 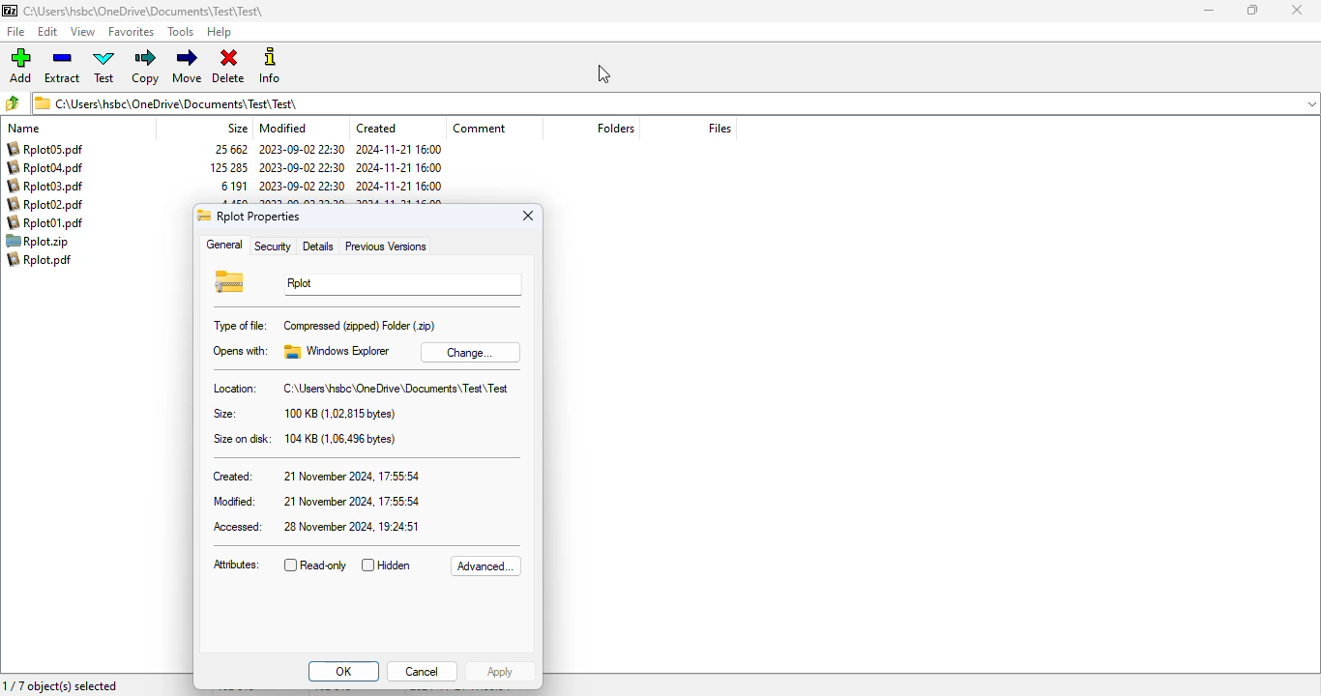 I want to click on location, so click(x=234, y=389).